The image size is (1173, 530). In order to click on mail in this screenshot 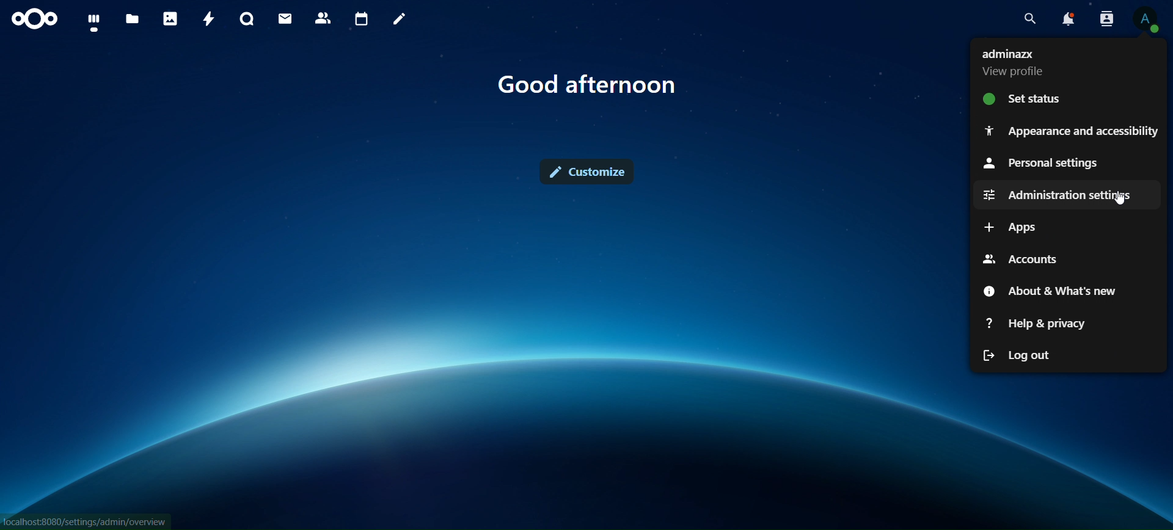, I will do `click(287, 19)`.